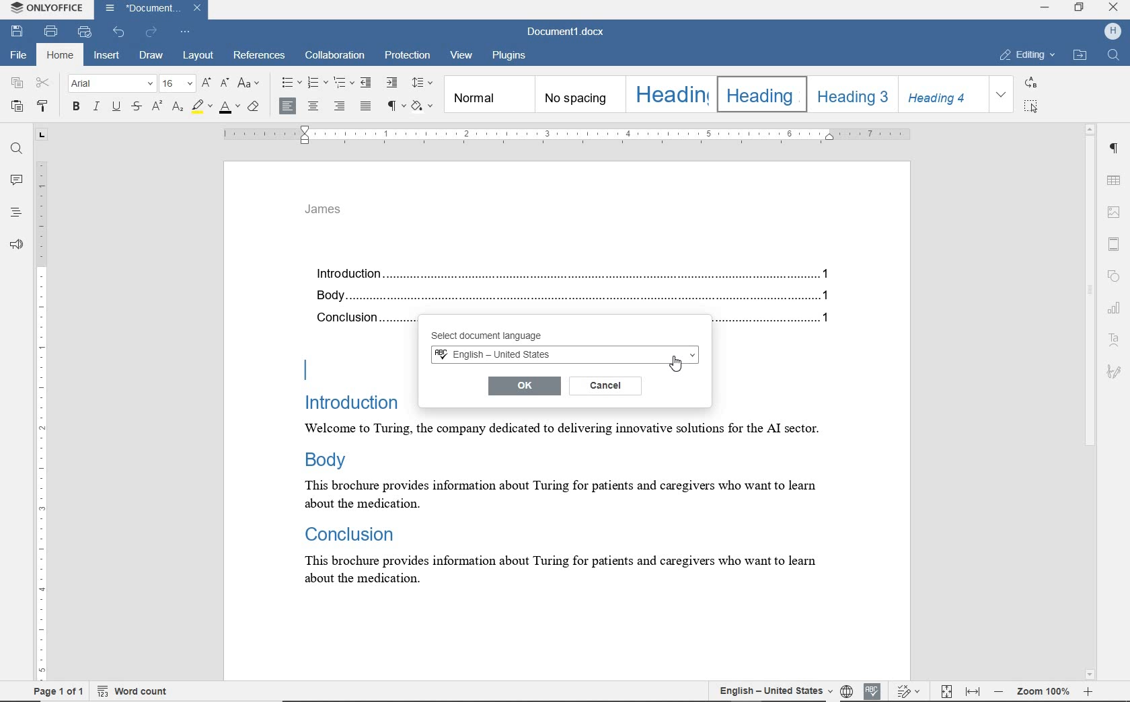 The width and height of the screenshot is (1130, 702). I want to click on feedback & support, so click(15, 244).